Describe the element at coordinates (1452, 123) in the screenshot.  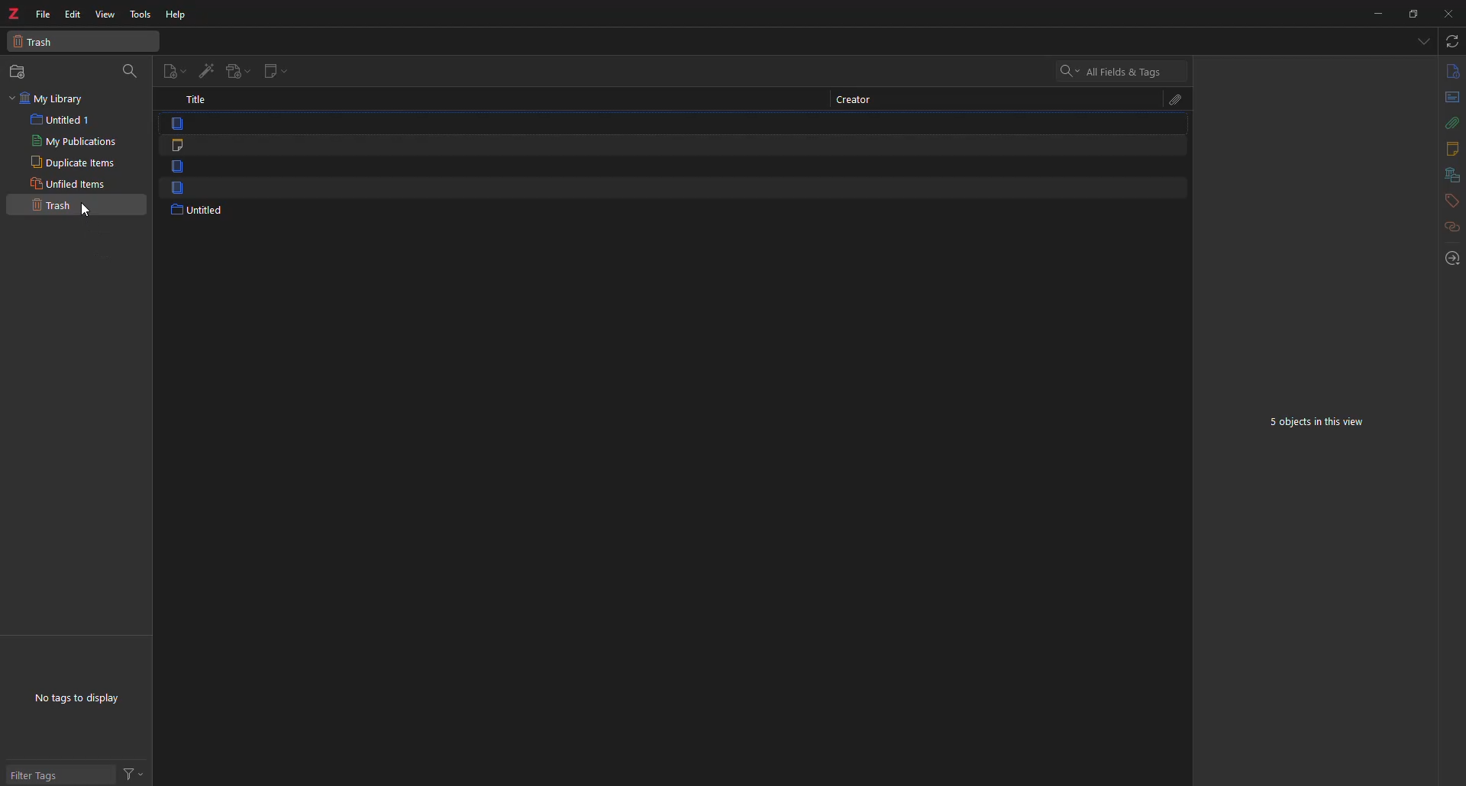
I see `attach` at that location.